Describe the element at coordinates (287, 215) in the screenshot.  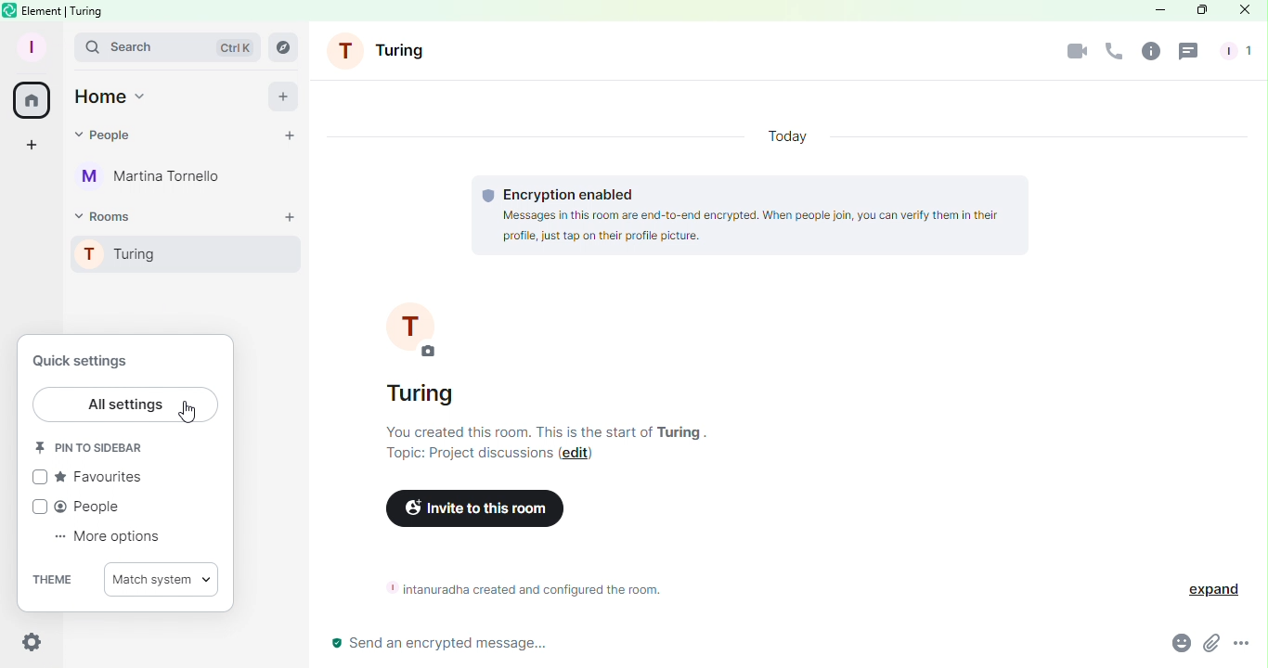
I see `Add room` at that location.